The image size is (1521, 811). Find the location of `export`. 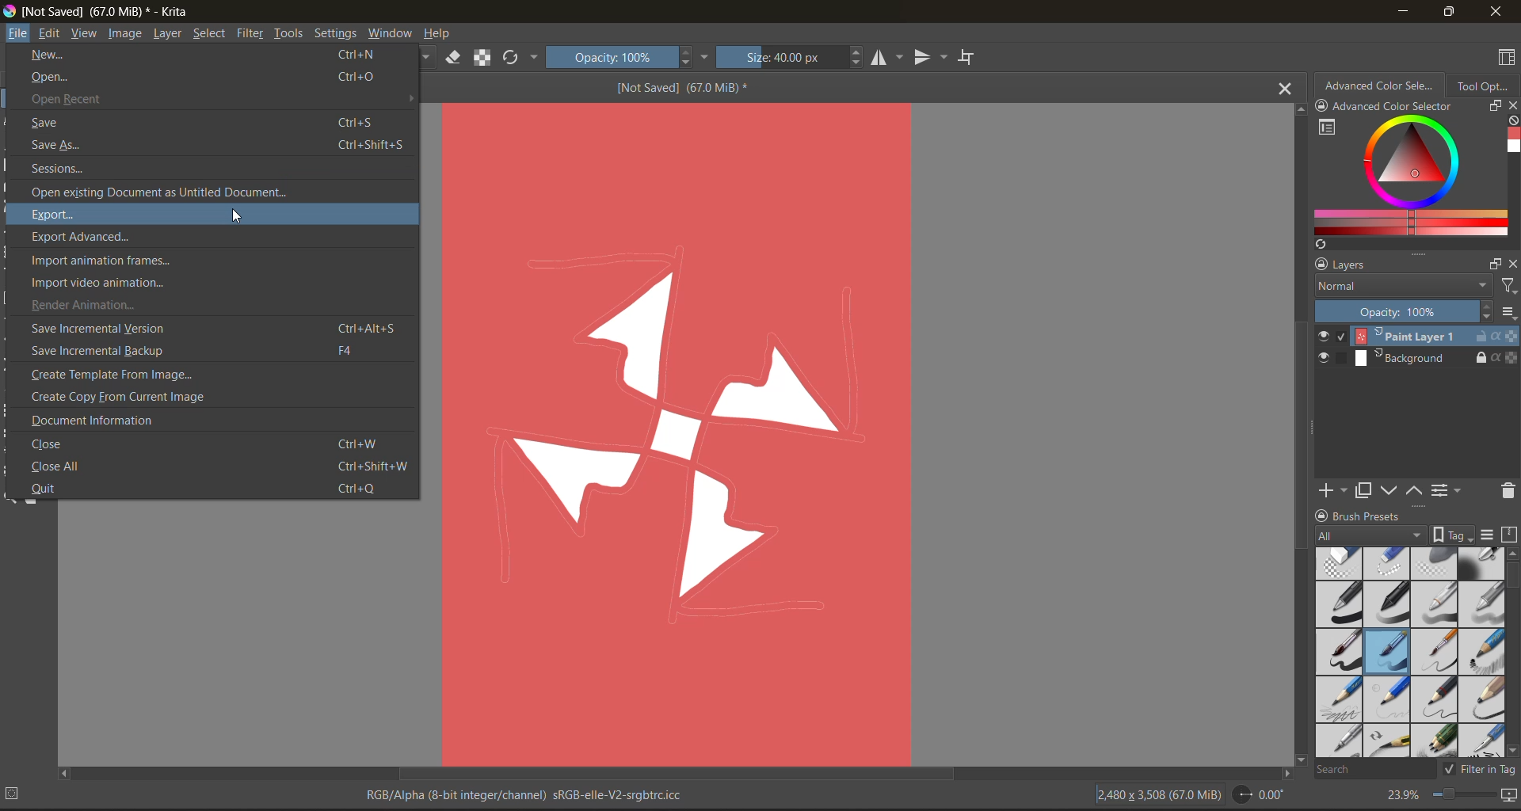

export is located at coordinates (171, 215).